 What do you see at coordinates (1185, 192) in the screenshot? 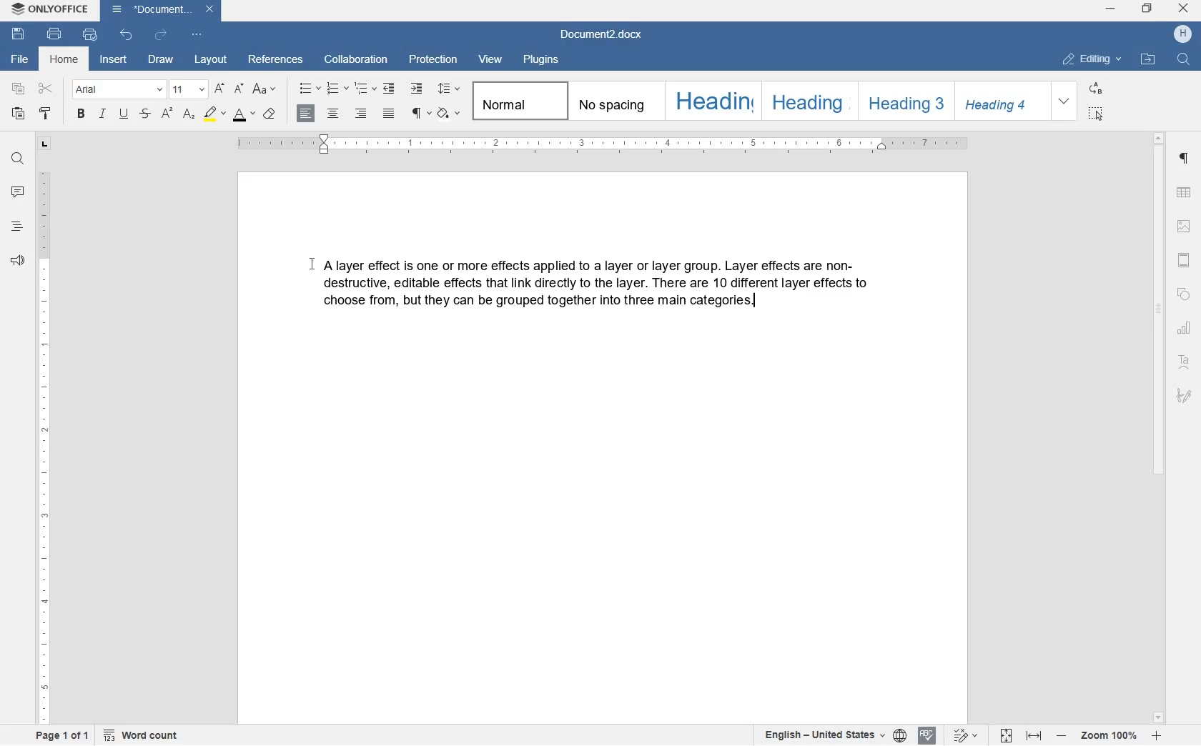
I see `table` at bounding box center [1185, 192].